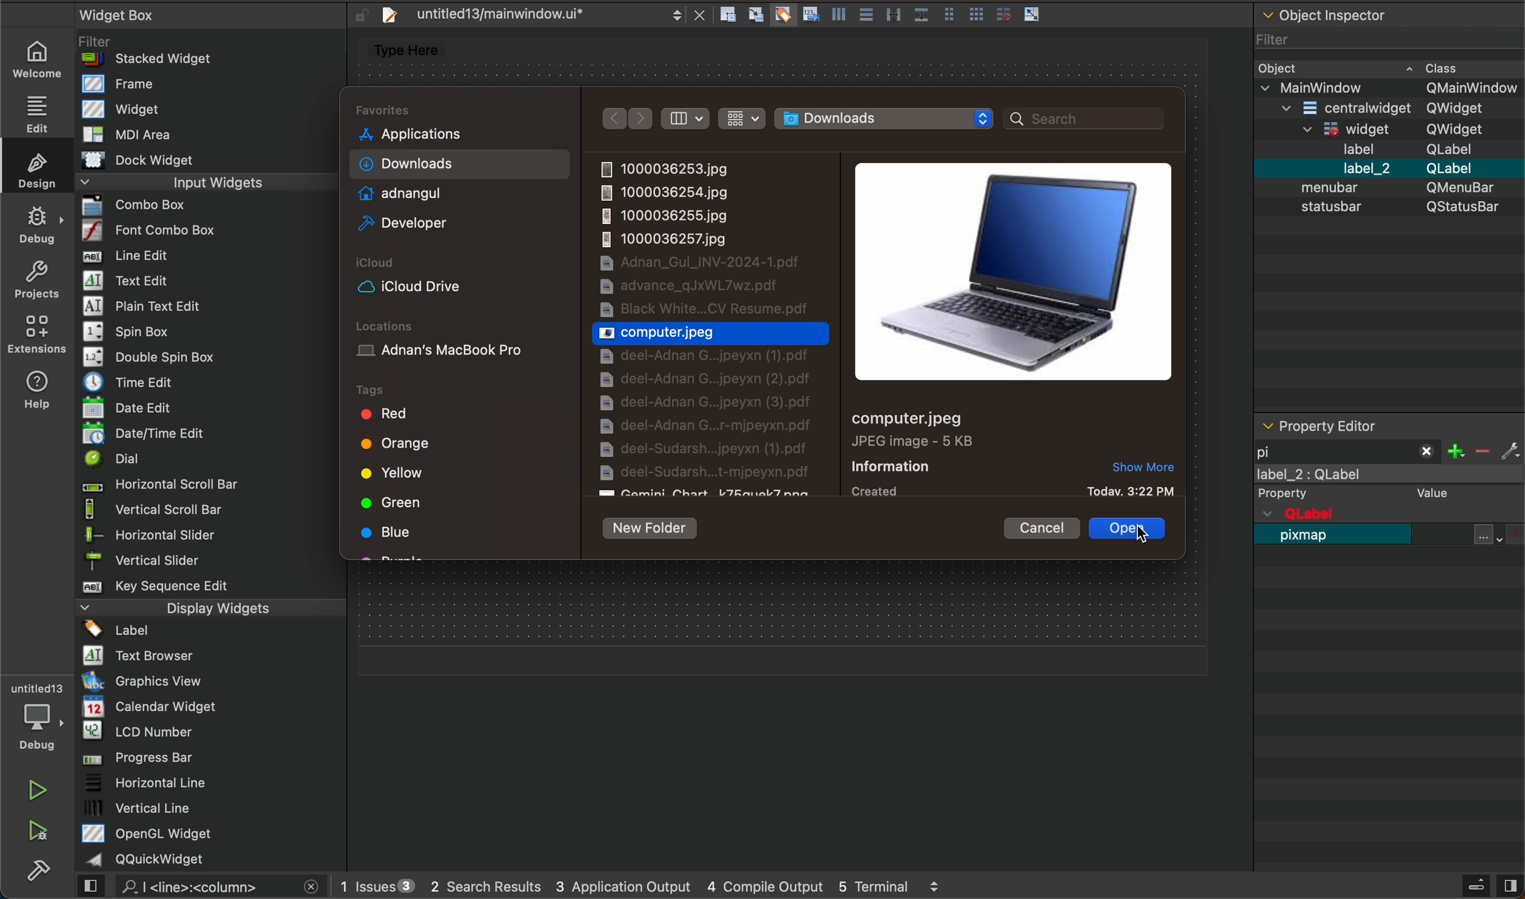 The width and height of the screenshot is (1525, 899). What do you see at coordinates (714, 333) in the screenshot?
I see `selected file` at bounding box center [714, 333].